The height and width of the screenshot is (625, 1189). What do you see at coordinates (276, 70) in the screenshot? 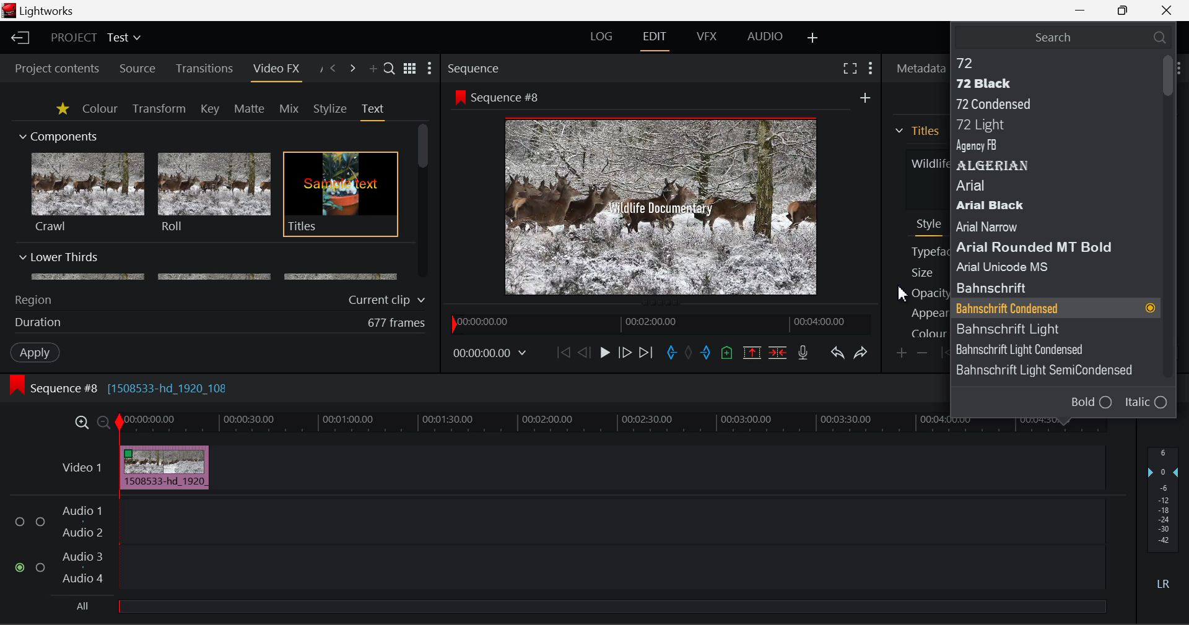
I see `Video FX Panel Open` at bounding box center [276, 70].